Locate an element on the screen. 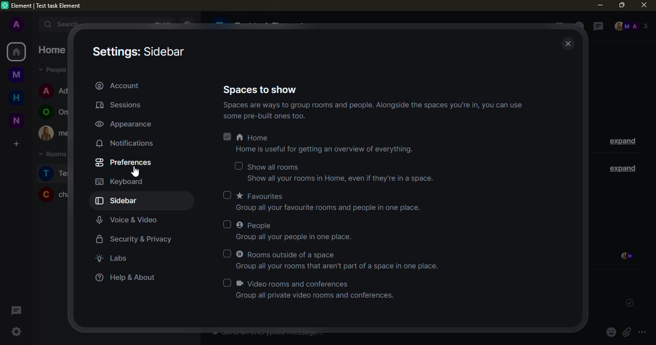 The image size is (656, 345). security is located at coordinates (134, 240).